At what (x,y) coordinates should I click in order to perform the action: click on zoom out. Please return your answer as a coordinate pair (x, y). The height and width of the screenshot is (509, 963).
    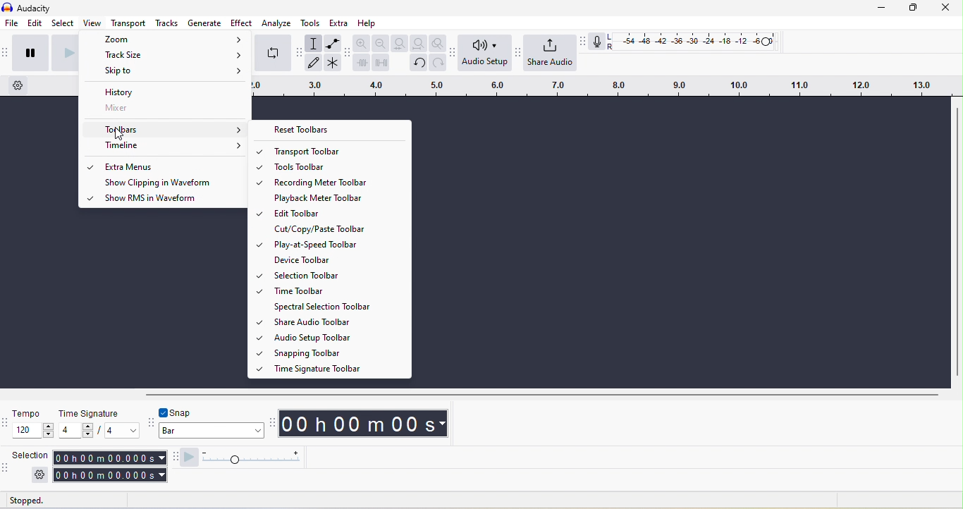
    Looking at the image, I should click on (381, 43).